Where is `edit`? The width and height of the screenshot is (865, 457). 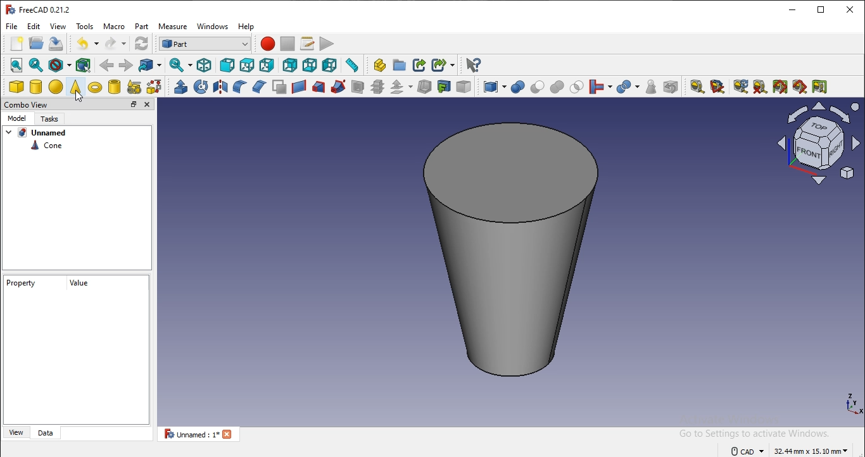
edit is located at coordinates (34, 26).